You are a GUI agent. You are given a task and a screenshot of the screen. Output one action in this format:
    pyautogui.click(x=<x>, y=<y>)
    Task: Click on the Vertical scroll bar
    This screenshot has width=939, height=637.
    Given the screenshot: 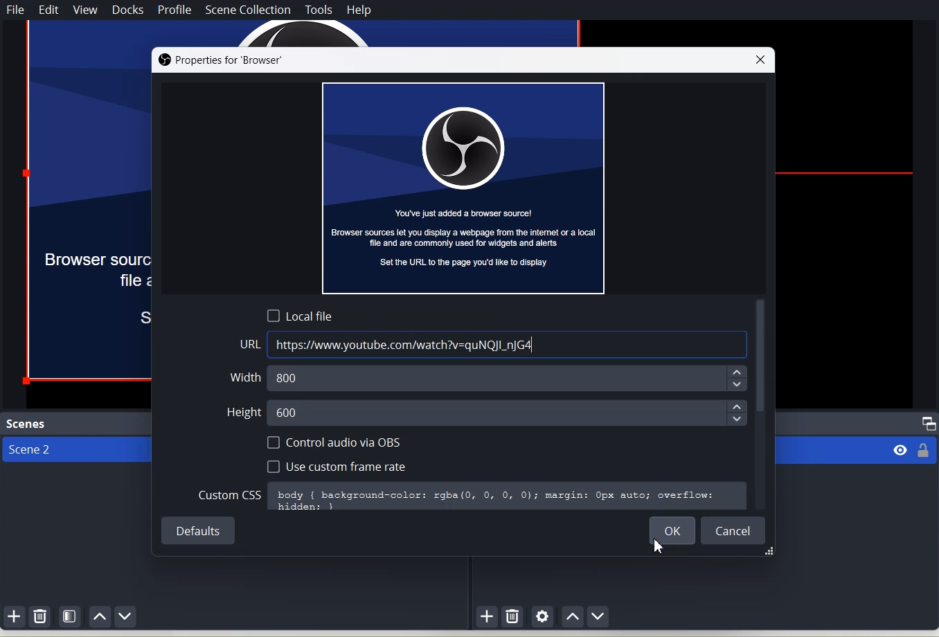 What is the action you would take?
    pyautogui.click(x=761, y=404)
    